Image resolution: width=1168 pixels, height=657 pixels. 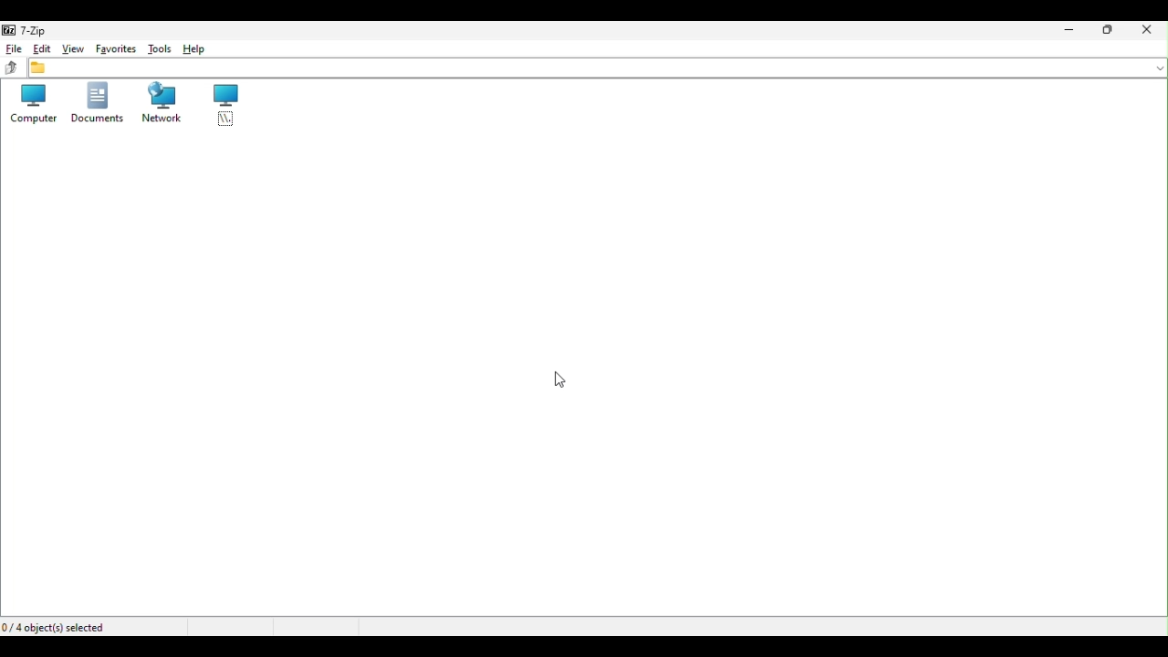 What do you see at coordinates (42, 47) in the screenshot?
I see `Edit` at bounding box center [42, 47].